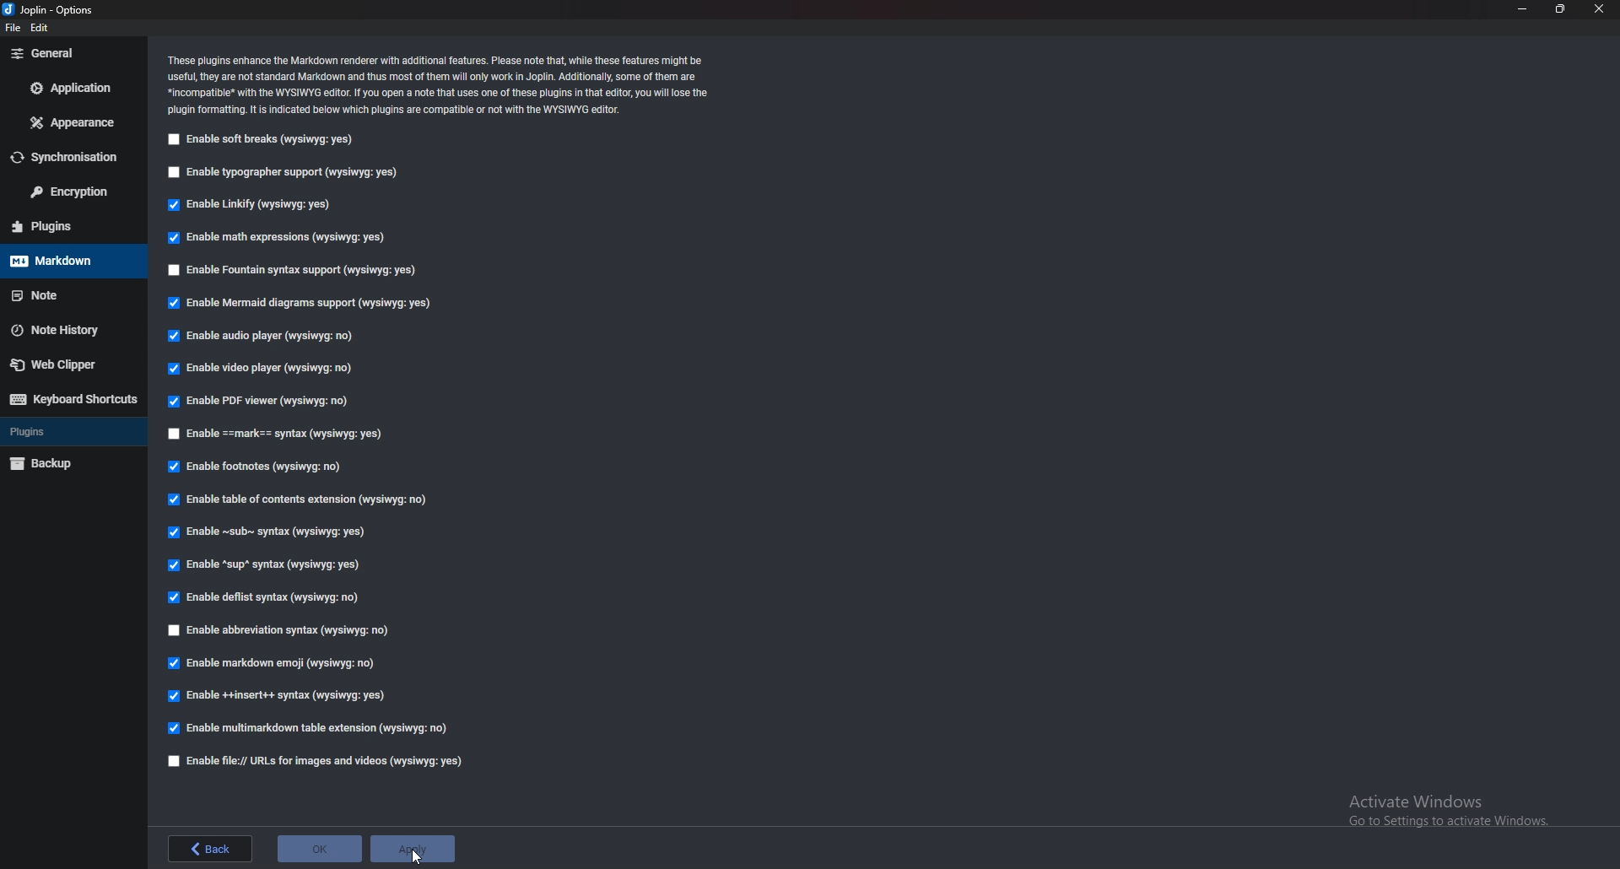  Describe the element at coordinates (267, 140) in the screenshot. I see `enable soft breaks` at that location.